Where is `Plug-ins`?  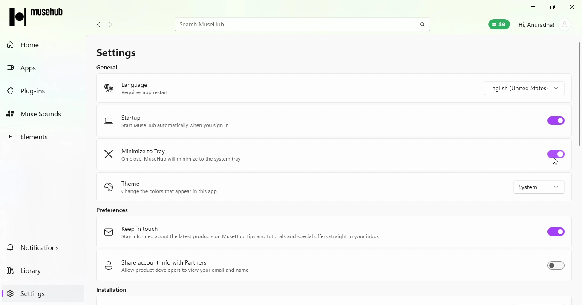 Plug-ins is located at coordinates (36, 93).